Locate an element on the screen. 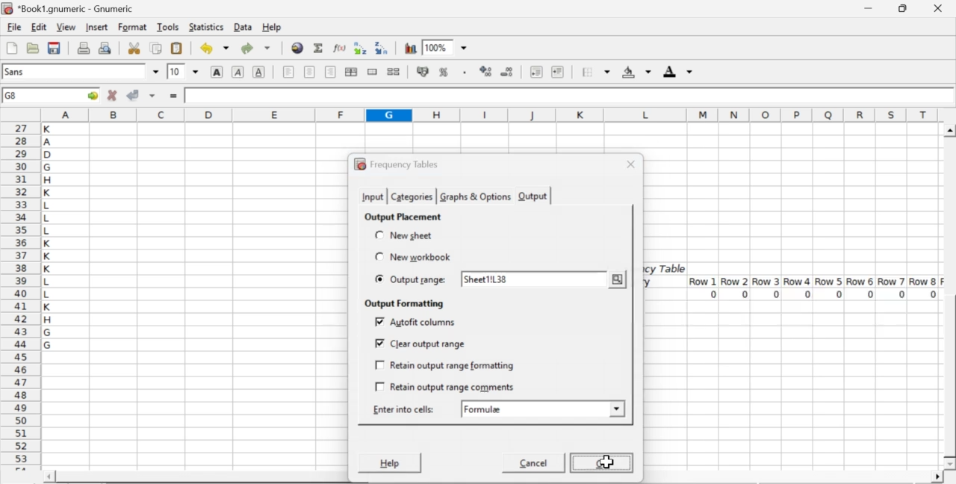 This screenshot has height=484, width=956. italic is located at coordinates (239, 71).